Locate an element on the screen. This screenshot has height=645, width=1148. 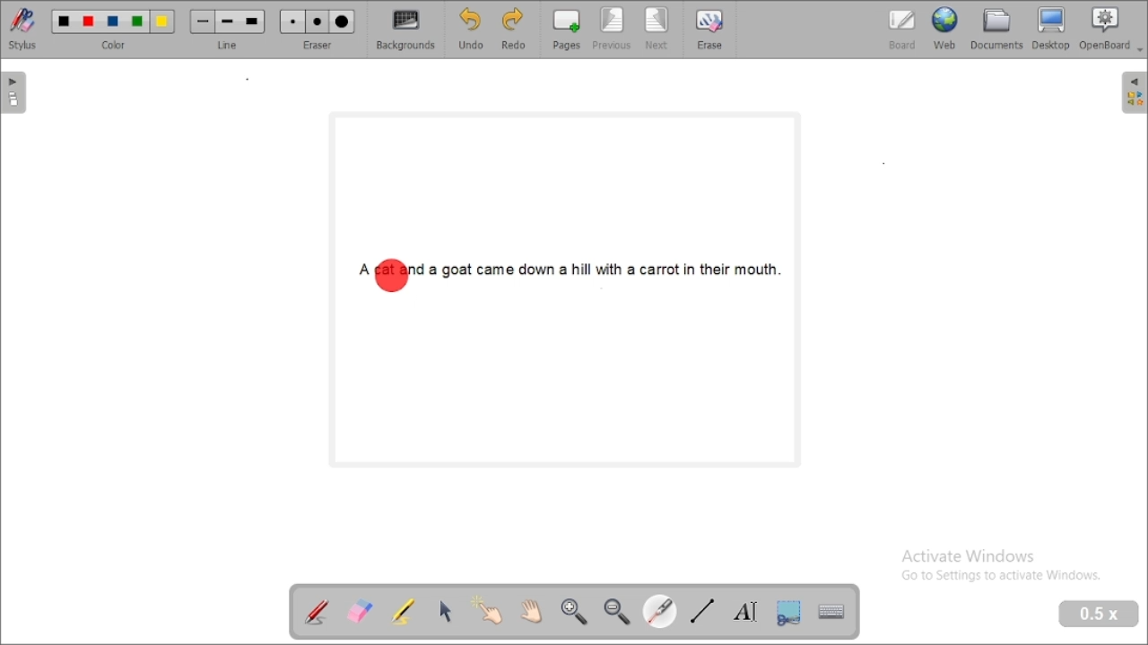
draw lines is located at coordinates (703, 610).